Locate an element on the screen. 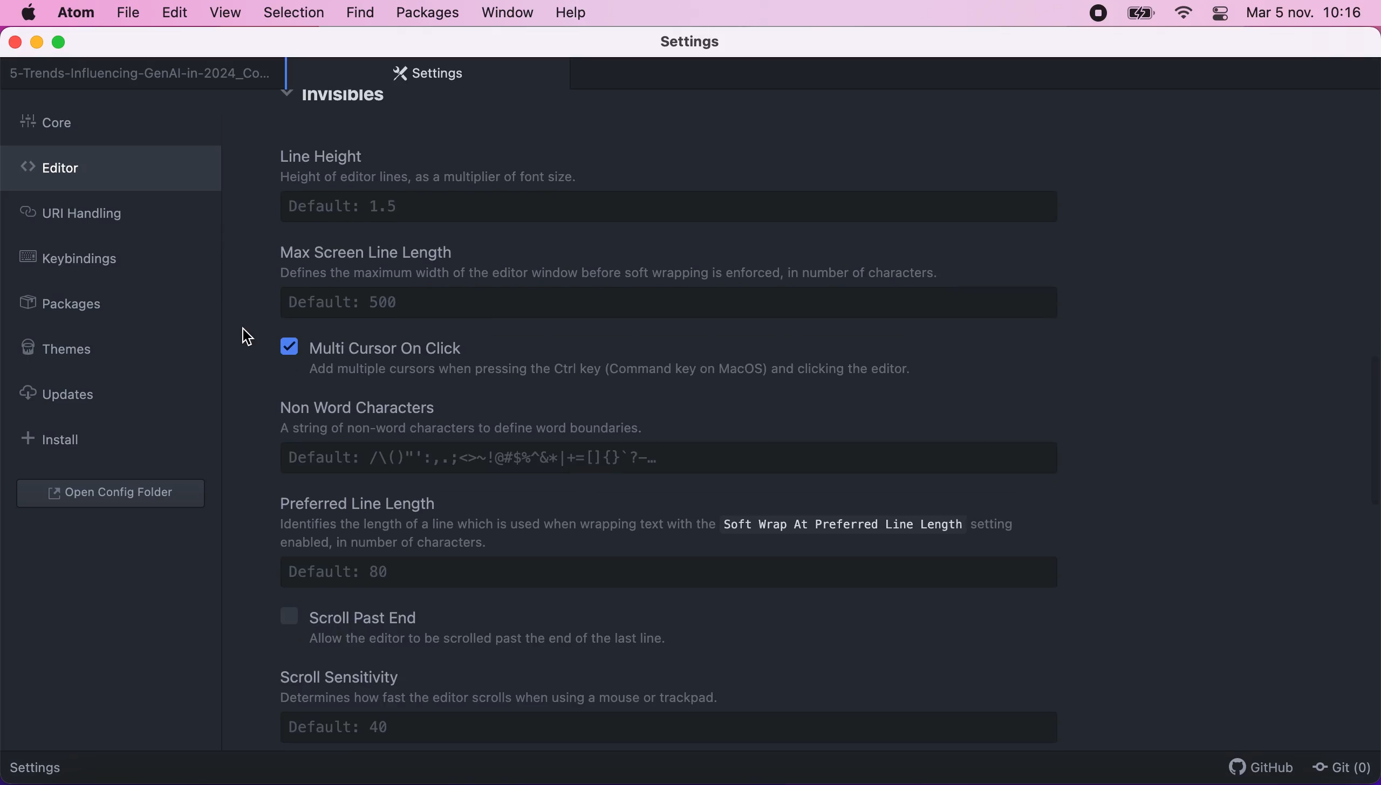 This screenshot has height=785, width=1381. Default: 48 is located at coordinates (682, 727).